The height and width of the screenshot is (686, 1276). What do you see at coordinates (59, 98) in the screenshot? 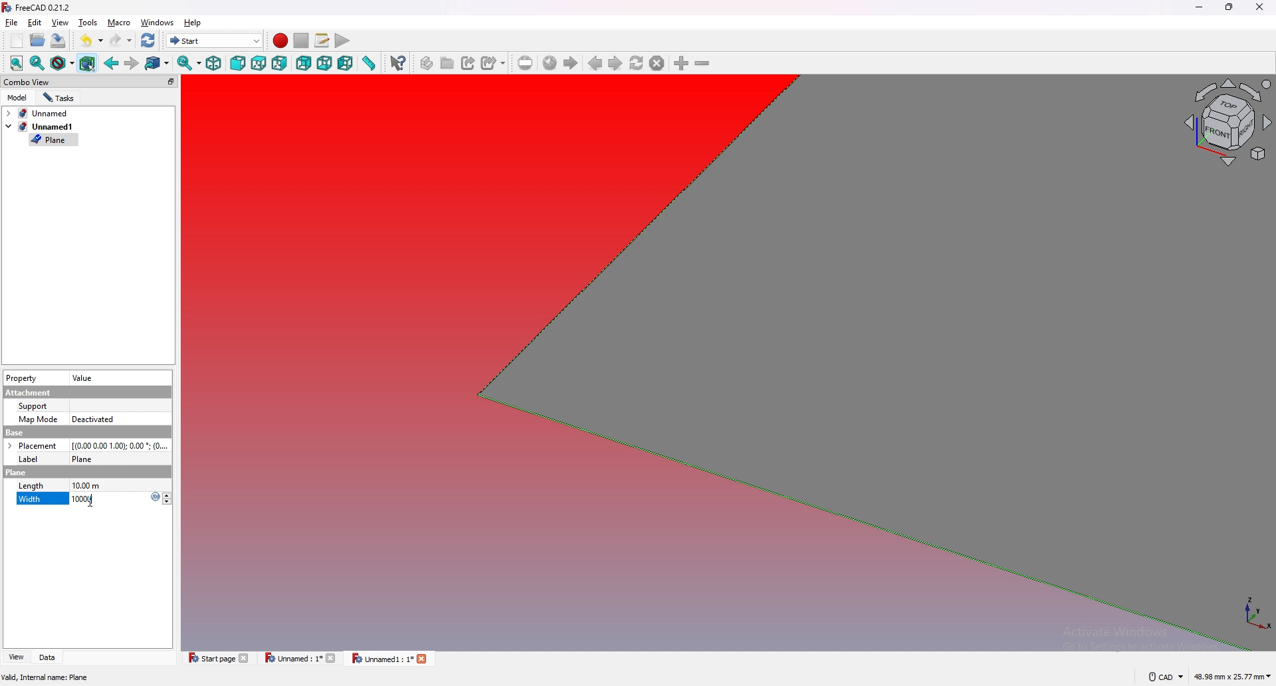
I see `tasks` at bounding box center [59, 98].